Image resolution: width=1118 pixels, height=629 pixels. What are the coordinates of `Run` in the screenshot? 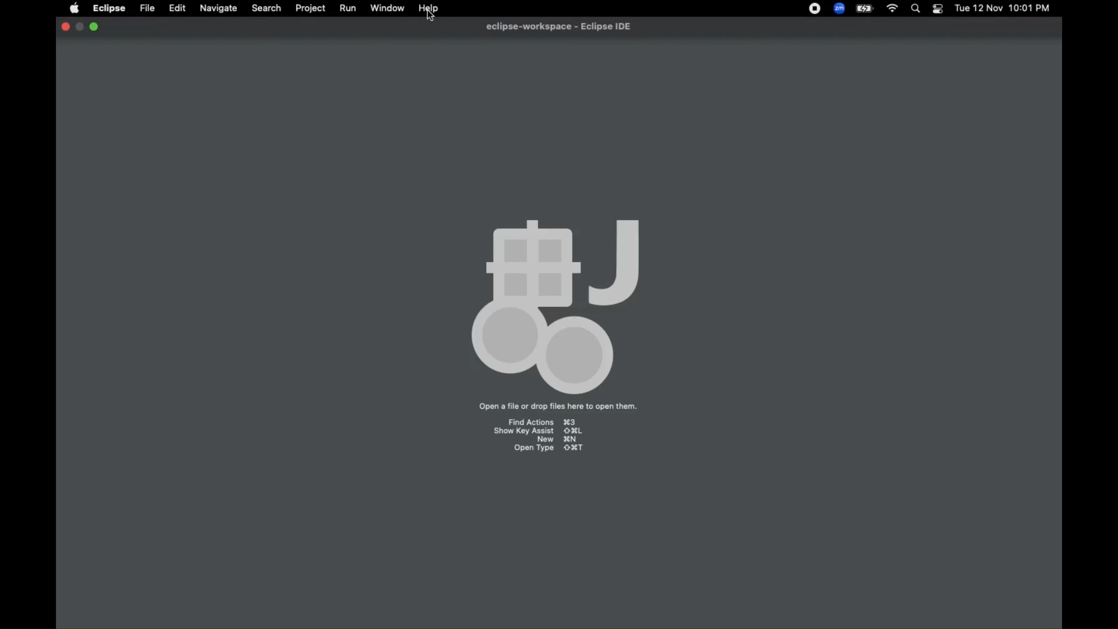 It's located at (348, 9).